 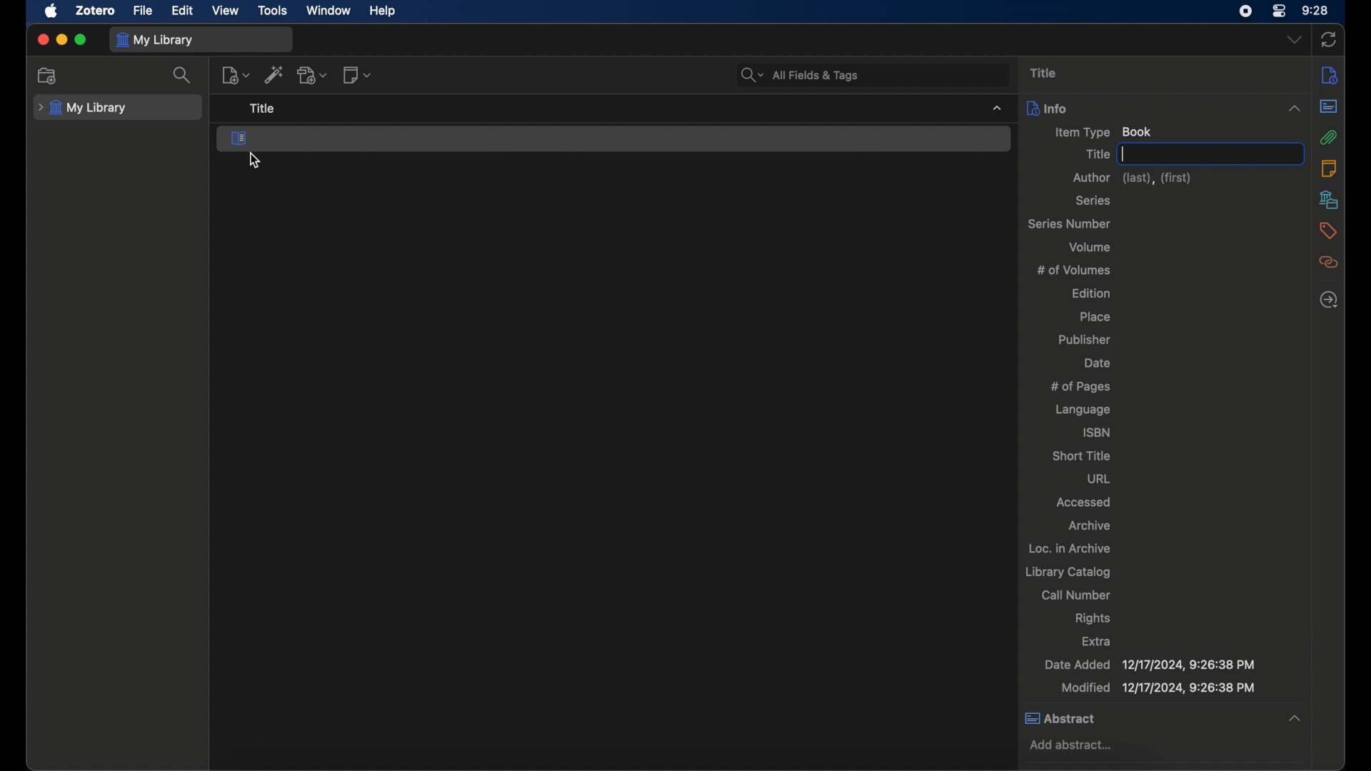 I want to click on book section, so click(x=240, y=138).